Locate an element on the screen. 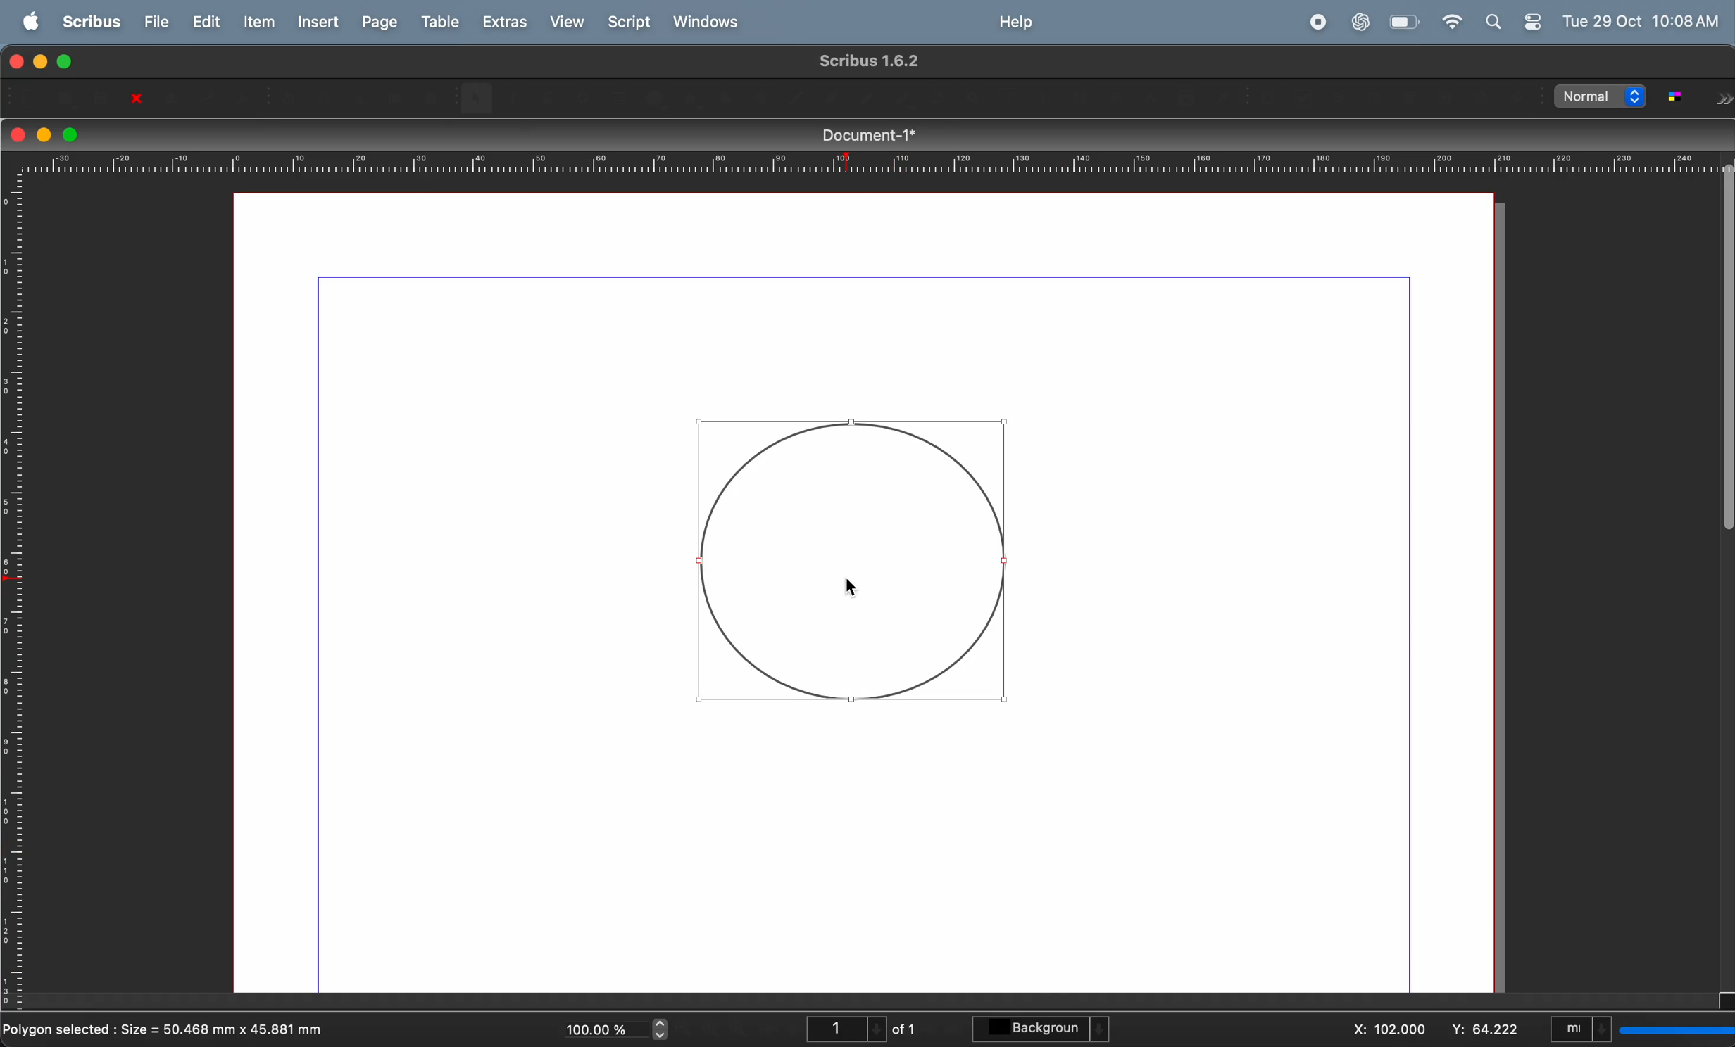 The height and width of the screenshot is (1047, 1735). view is located at coordinates (568, 22).